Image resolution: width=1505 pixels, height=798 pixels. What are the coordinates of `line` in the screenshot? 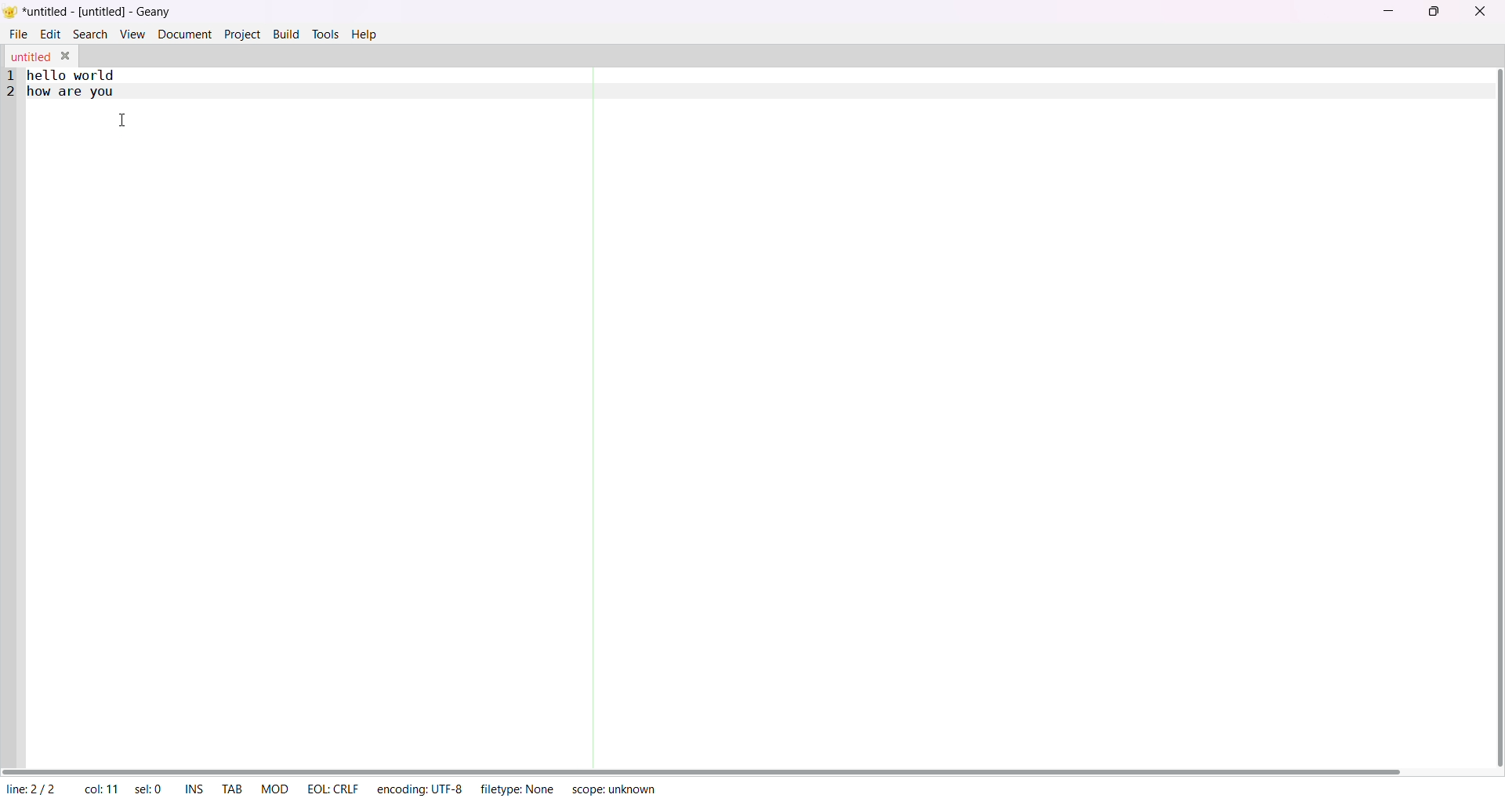 It's located at (31, 786).